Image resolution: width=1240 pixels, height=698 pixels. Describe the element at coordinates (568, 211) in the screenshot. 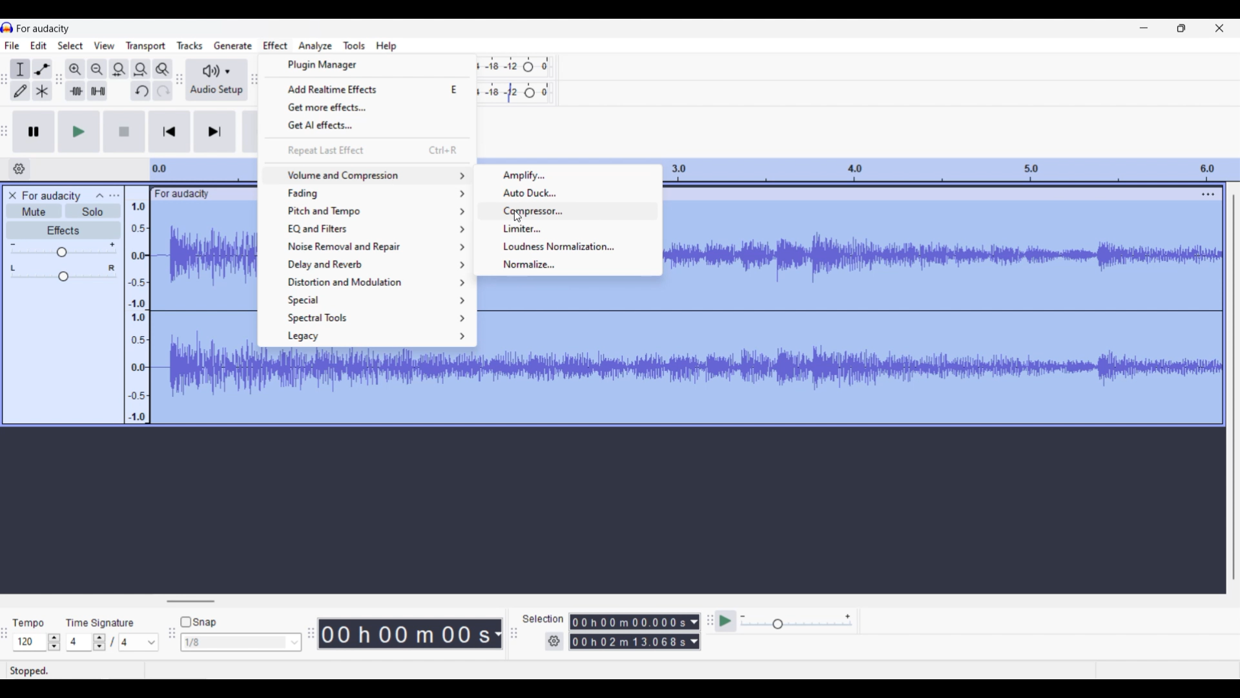

I see `Compressor` at that location.